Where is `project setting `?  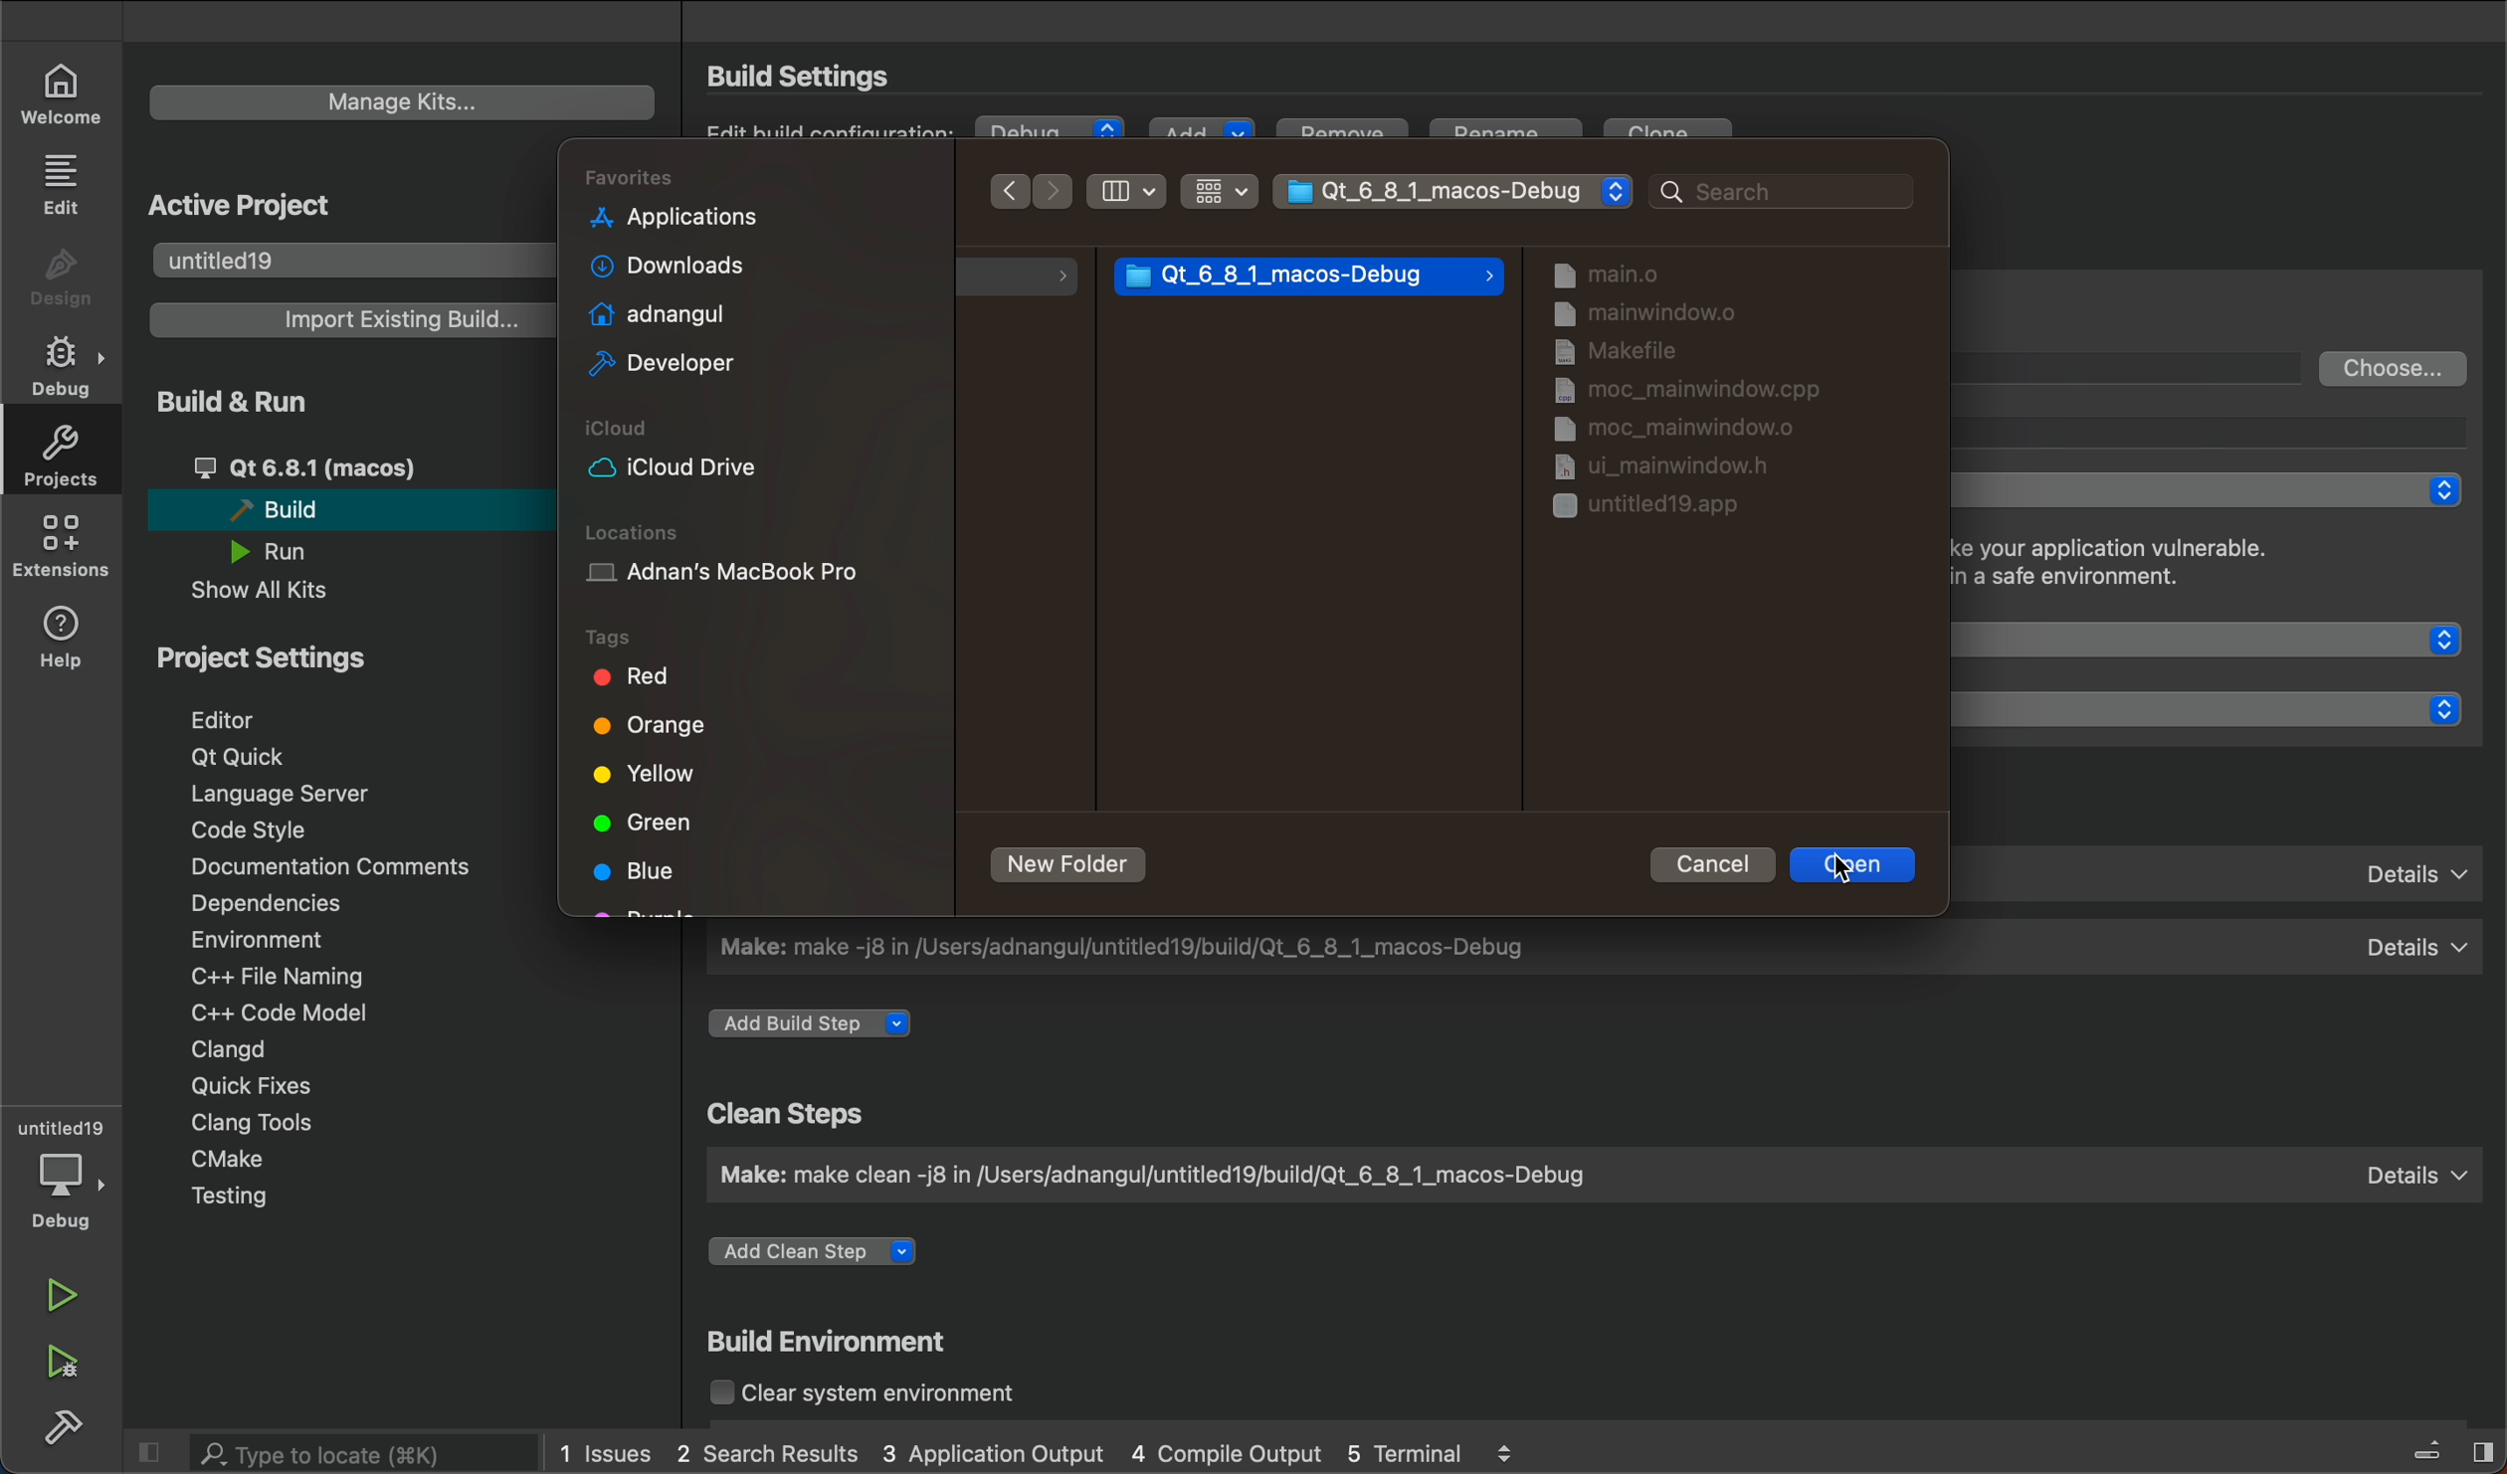
project setting  is located at coordinates (303, 656).